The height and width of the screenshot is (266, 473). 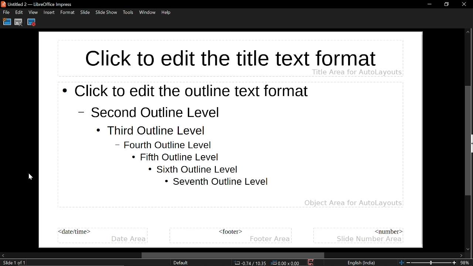 What do you see at coordinates (33, 13) in the screenshot?
I see `View` at bounding box center [33, 13].